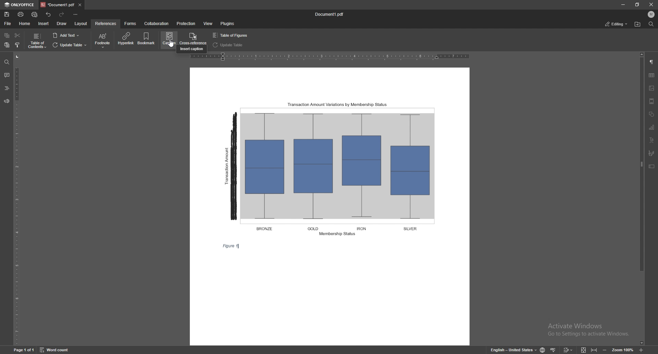 This screenshot has width=658, height=354. What do you see at coordinates (8, 24) in the screenshot?
I see `file` at bounding box center [8, 24].